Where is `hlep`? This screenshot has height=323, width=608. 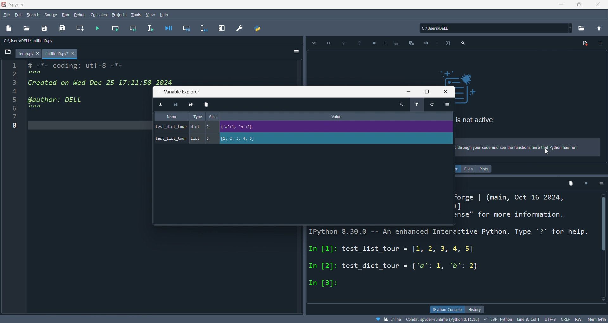 hlep is located at coordinates (164, 14).